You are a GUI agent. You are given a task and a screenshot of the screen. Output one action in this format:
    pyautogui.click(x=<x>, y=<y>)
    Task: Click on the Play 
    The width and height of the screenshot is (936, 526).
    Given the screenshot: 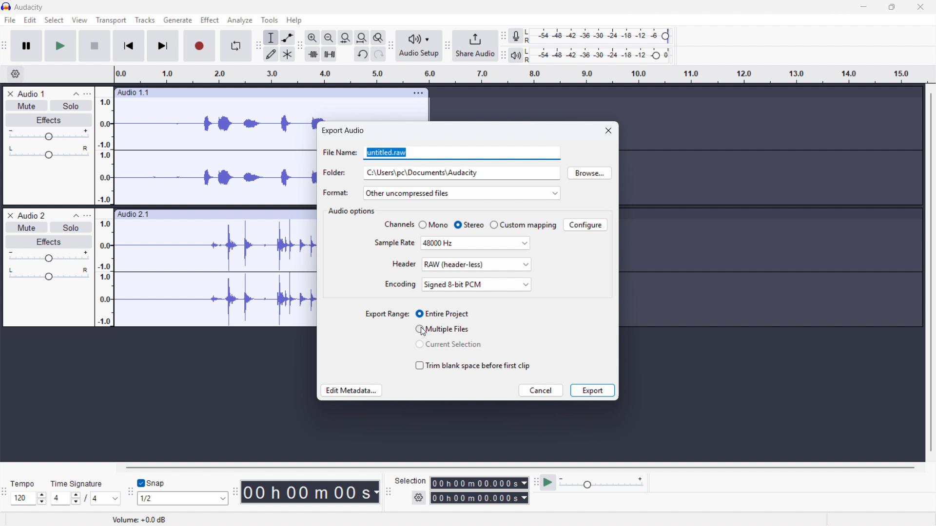 What is the action you would take?
    pyautogui.click(x=61, y=46)
    